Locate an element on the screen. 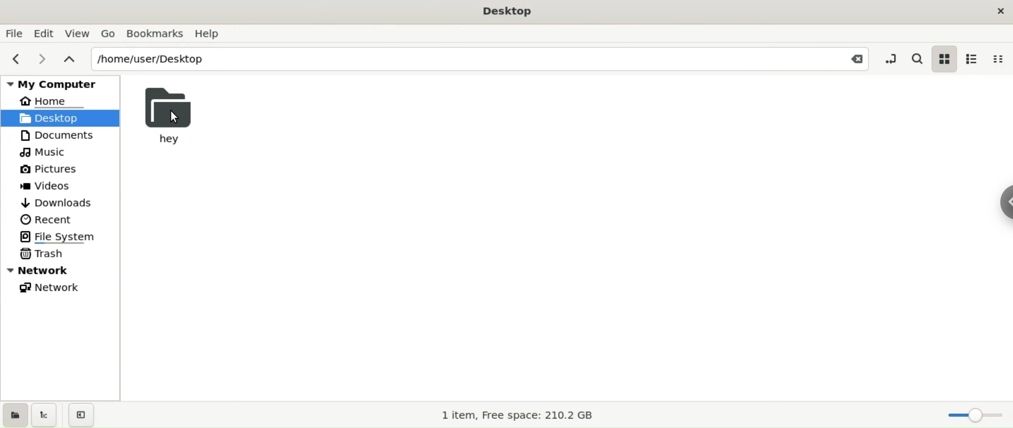 This screenshot has width=1013, height=428. Edit is located at coordinates (44, 33).